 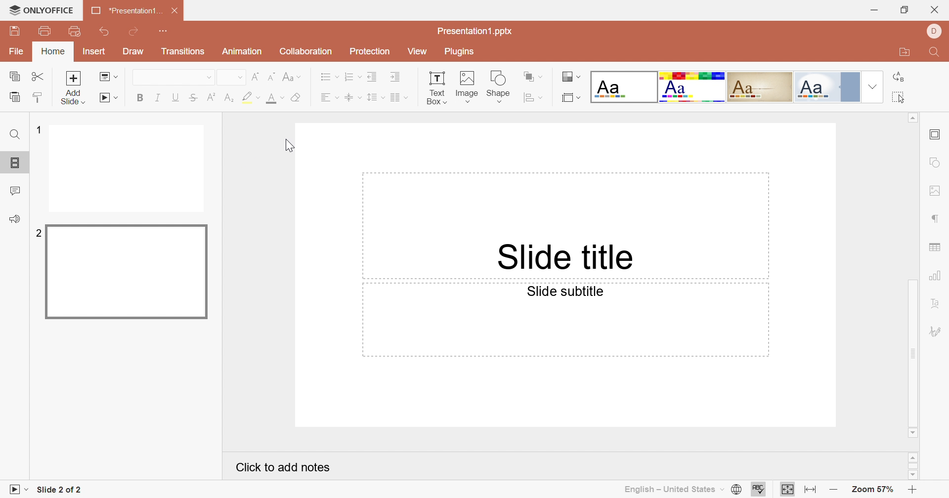 What do you see at coordinates (174, 96) in the screenshot?
I see `Underline` at bounding box center [174, 96].